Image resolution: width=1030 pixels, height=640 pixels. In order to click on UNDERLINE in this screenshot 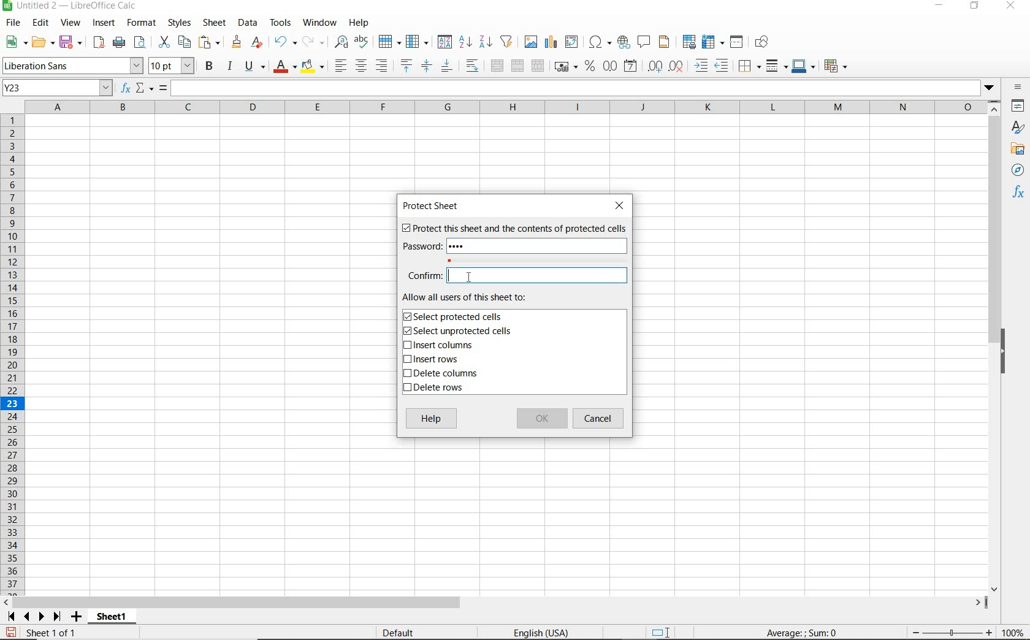, I will do `click(254, 67)`.